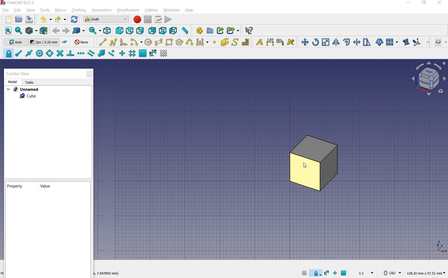 The height and width of the screenshot is (278, 448). Describe the element at coordinates (12, 82) in the screenshot. I see `model` at that location.